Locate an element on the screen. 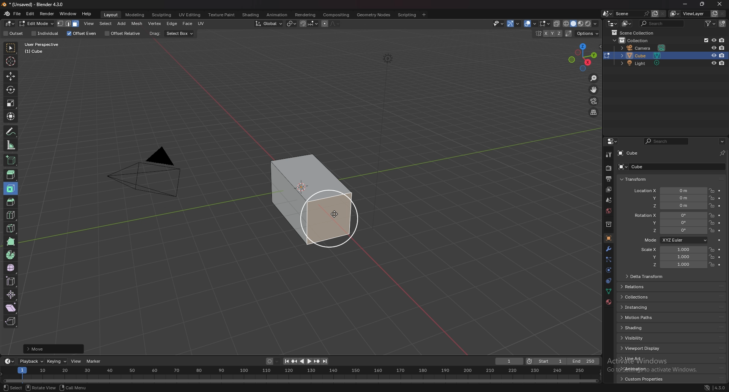 This screenshot has height=392, width=729. motion paths is located at coordinates (644, 317).